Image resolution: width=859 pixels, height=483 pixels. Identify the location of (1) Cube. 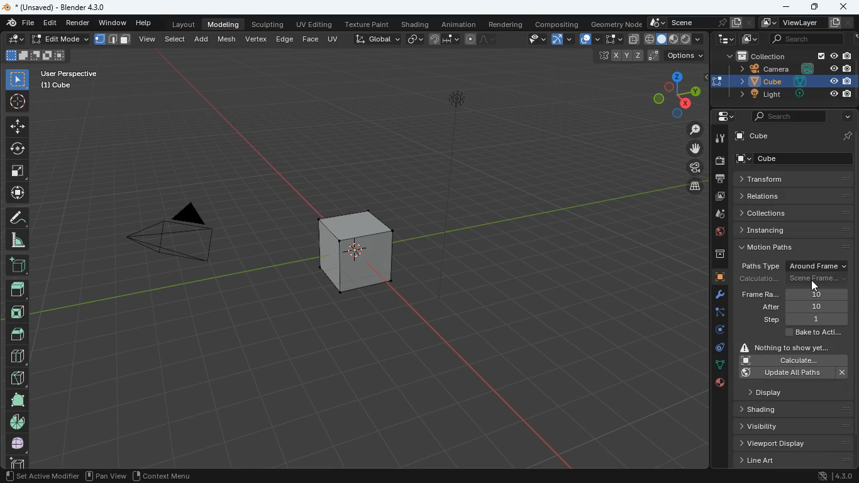
(53, 86).